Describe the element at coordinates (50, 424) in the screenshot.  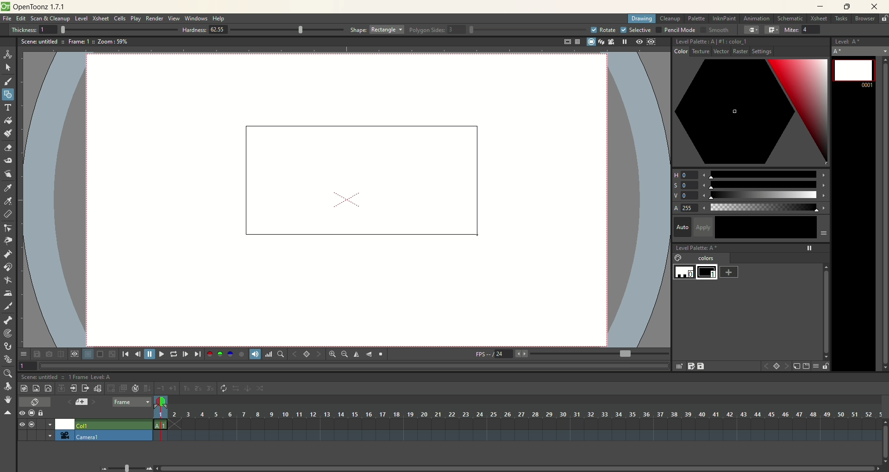
I see `recording` at that location.